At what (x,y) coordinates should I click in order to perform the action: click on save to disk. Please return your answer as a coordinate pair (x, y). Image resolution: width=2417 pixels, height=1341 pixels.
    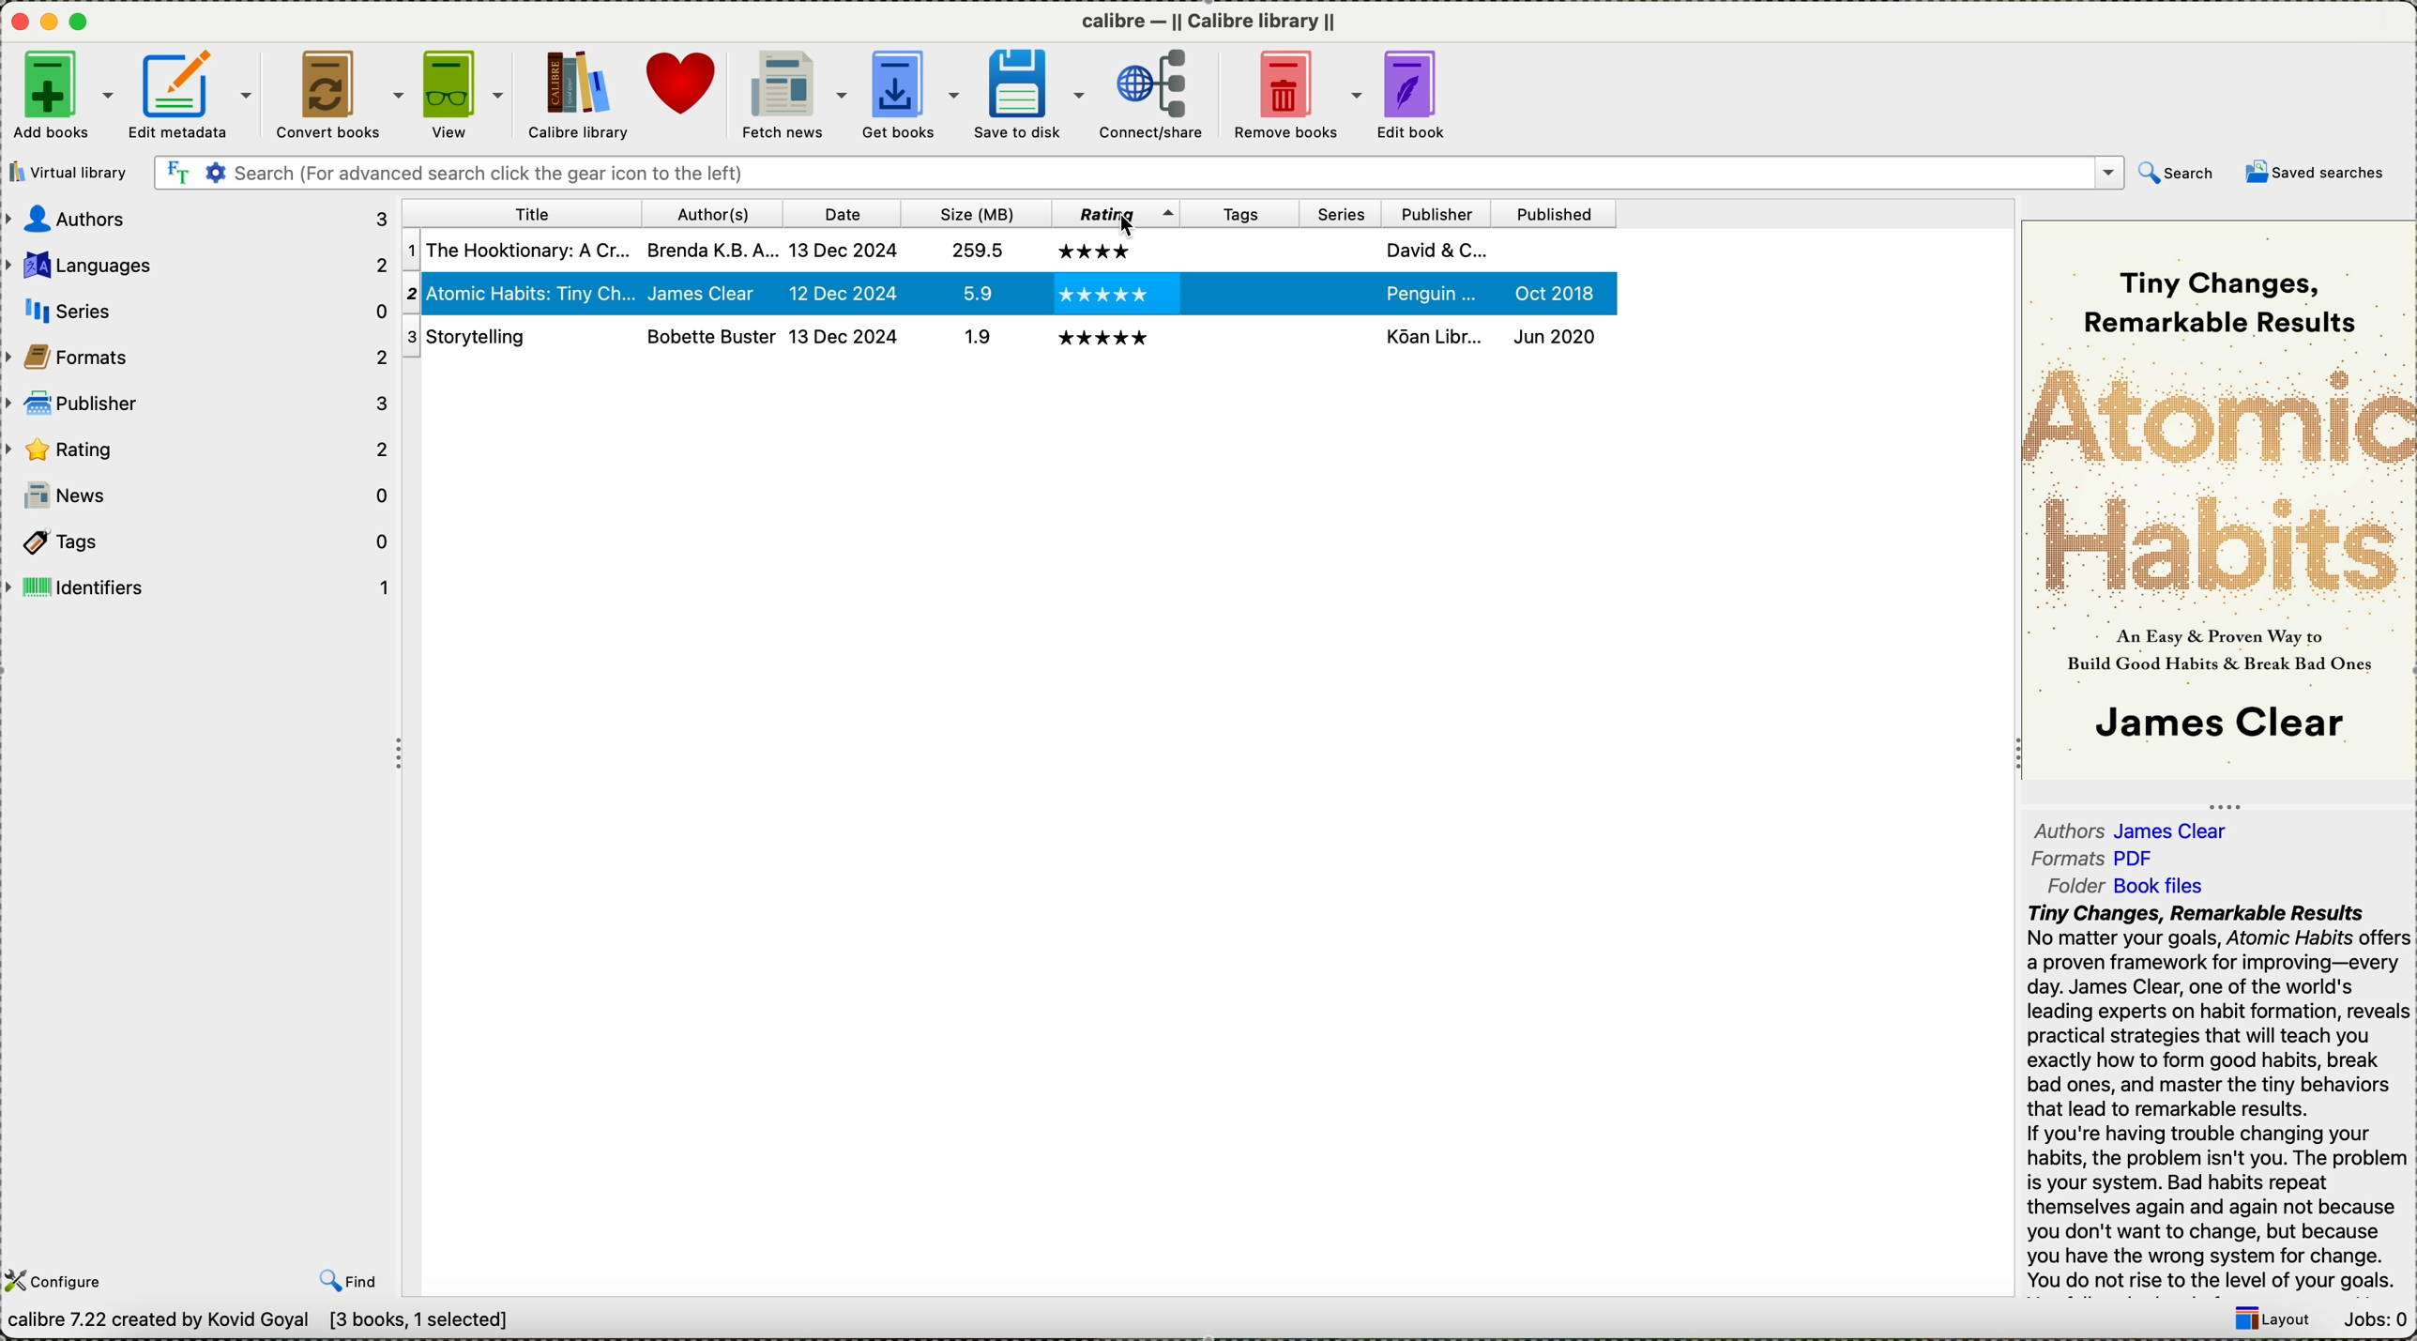
    Looking at the image, I should click on (1033, 93).